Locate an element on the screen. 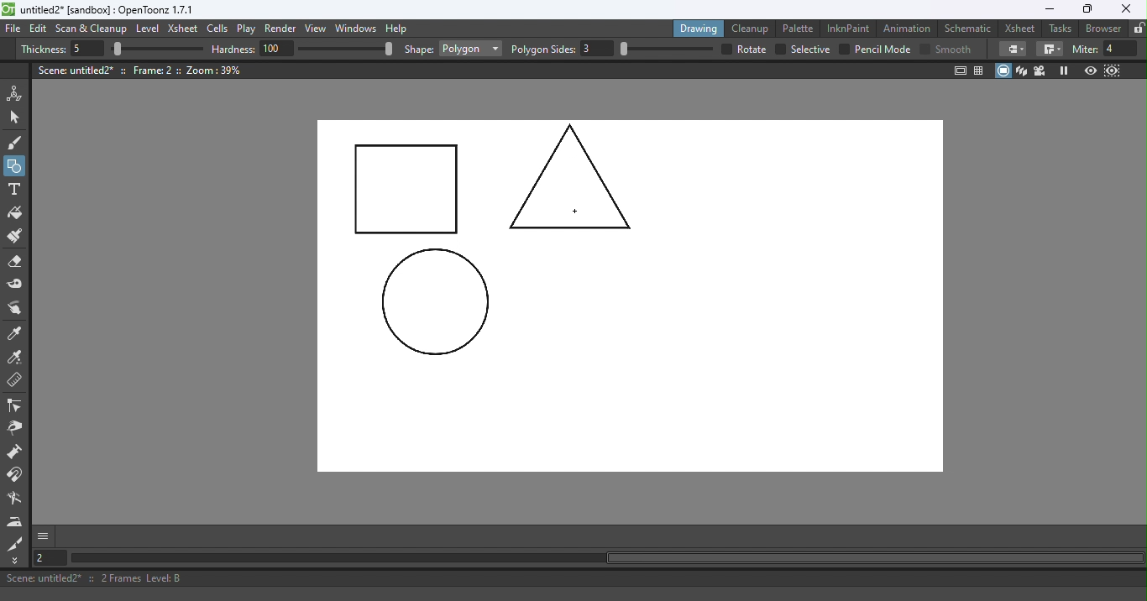 This screenshot has width=1147, height=601. Animation is located at coordinates (909, 27).